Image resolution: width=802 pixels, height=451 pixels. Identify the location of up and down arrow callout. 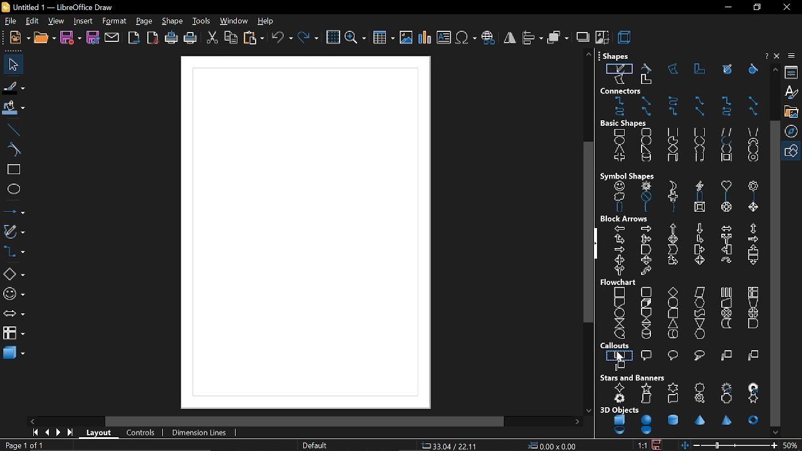
(645, 261).